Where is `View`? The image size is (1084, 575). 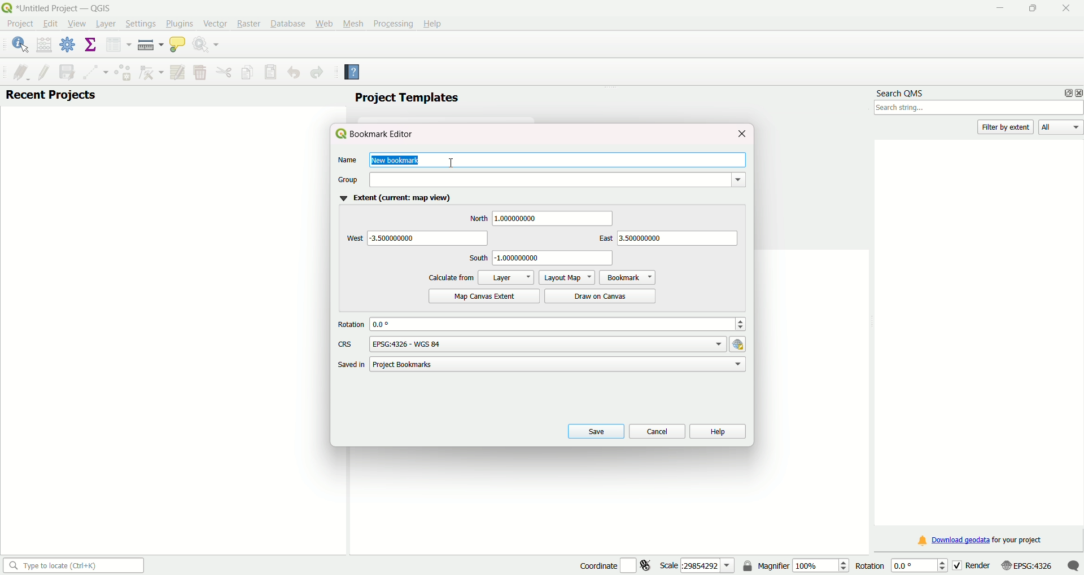
View is located at coordinates (77, 25).